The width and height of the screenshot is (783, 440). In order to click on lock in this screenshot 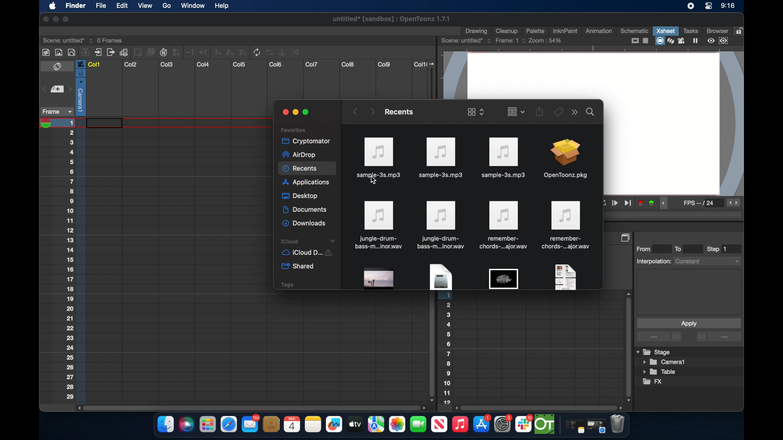, I will do `click(741, 30)`.